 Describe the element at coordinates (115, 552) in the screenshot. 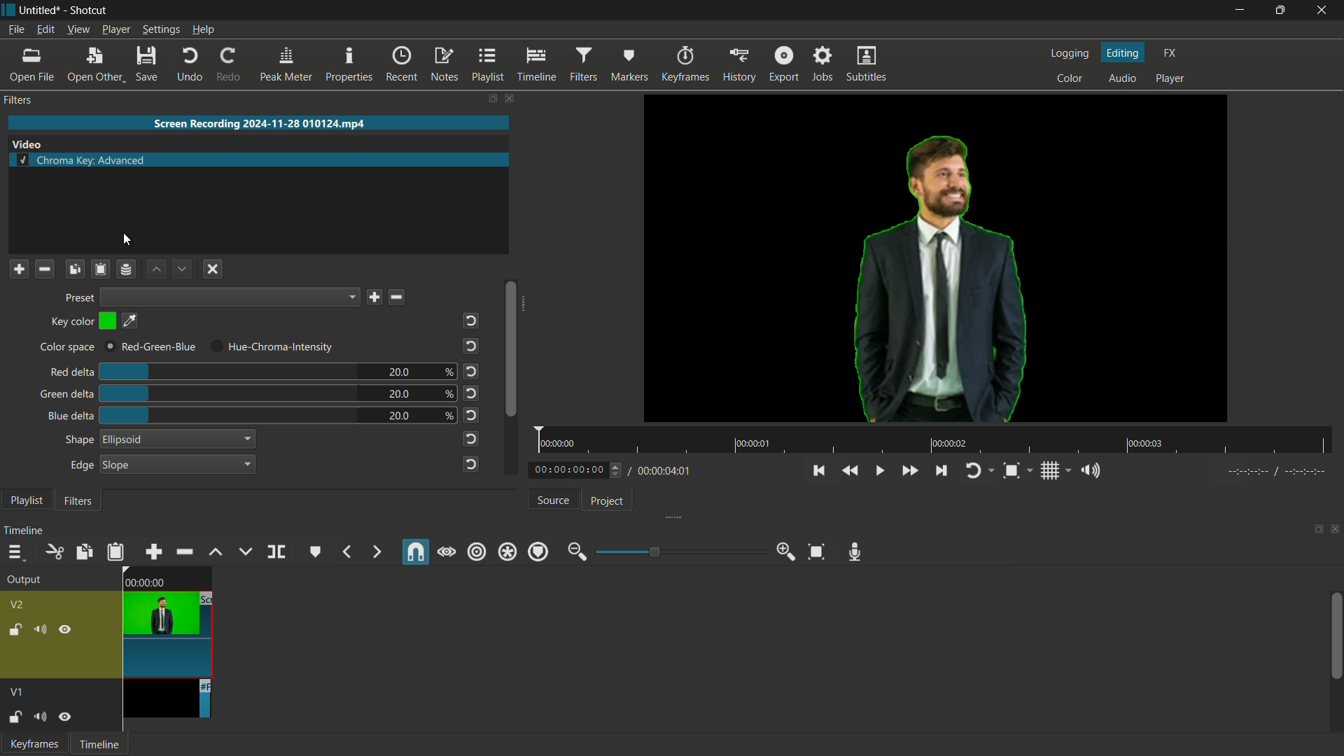

I see `paste` at that location.